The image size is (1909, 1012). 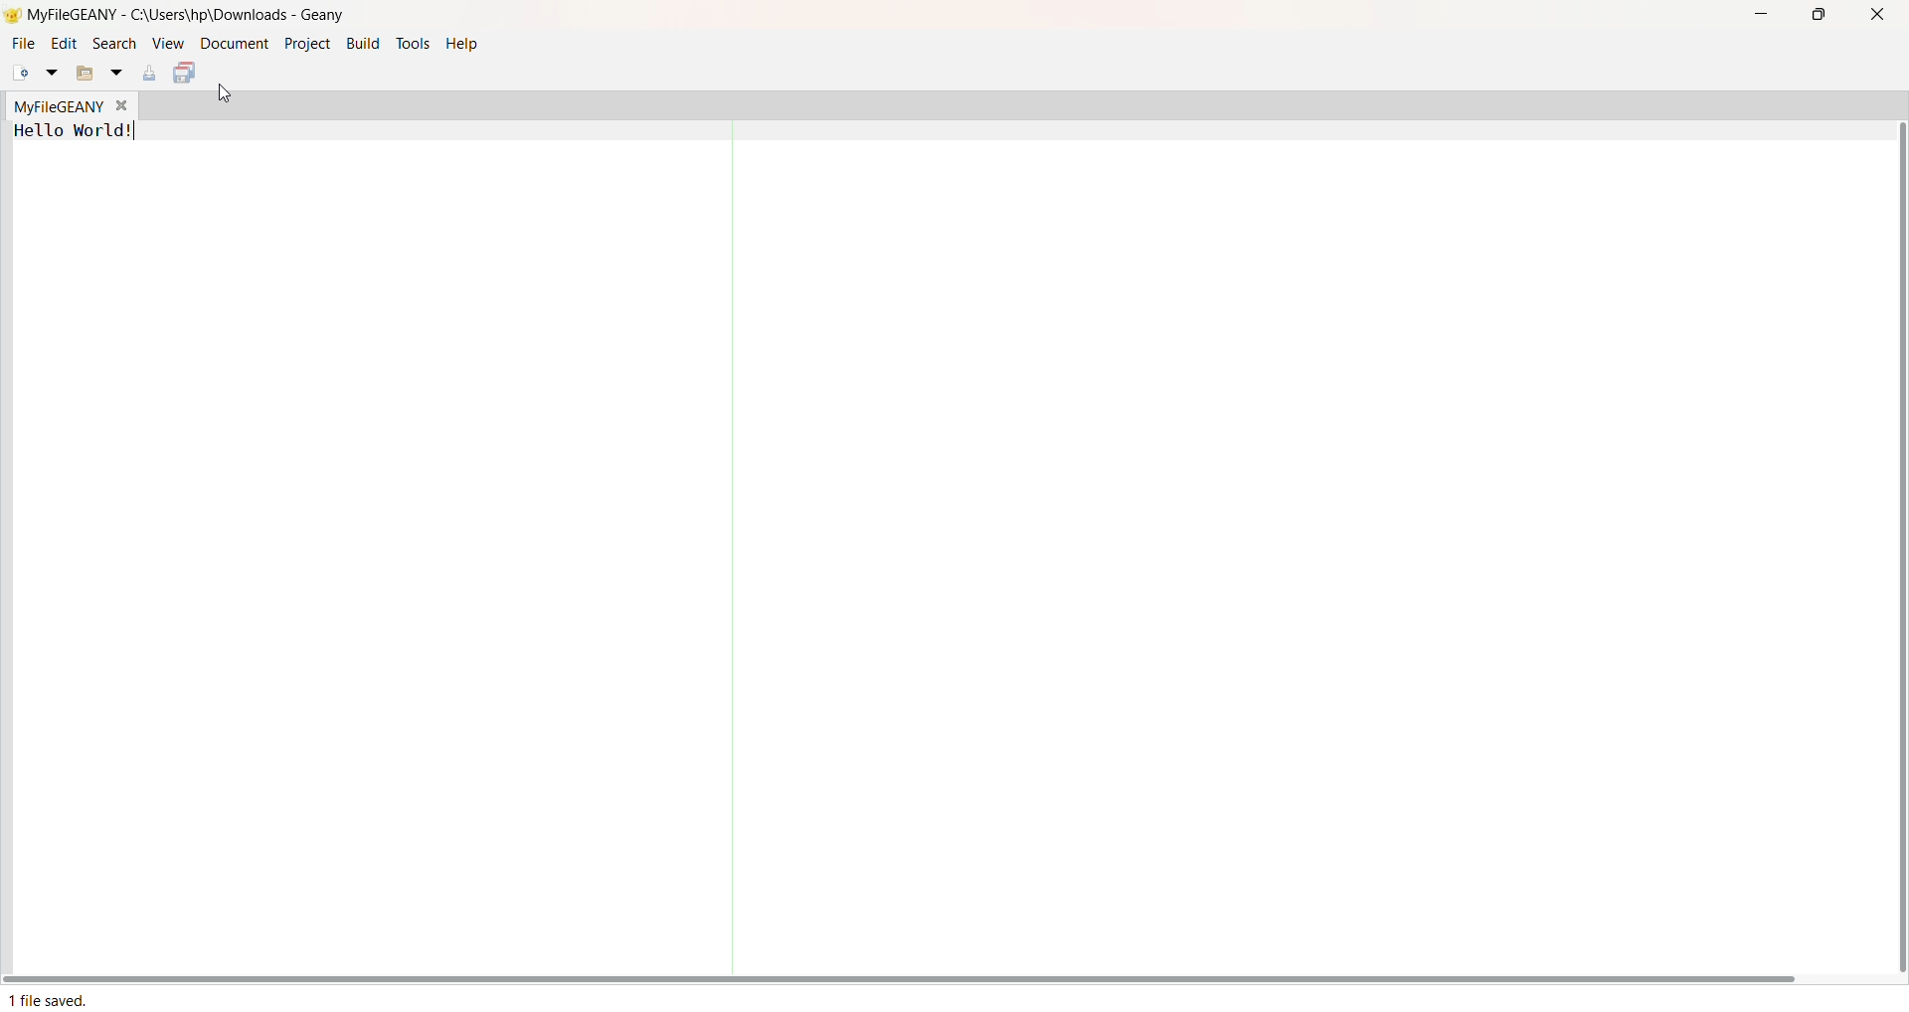 I want to click on Partitioner, so click(x=737, y=547).